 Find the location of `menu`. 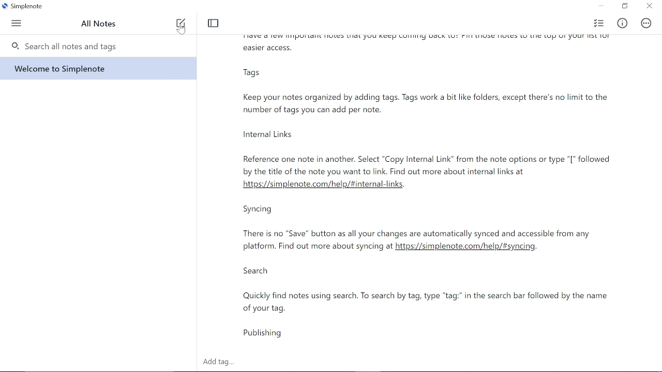

menu is located at coordinates (18, 23).